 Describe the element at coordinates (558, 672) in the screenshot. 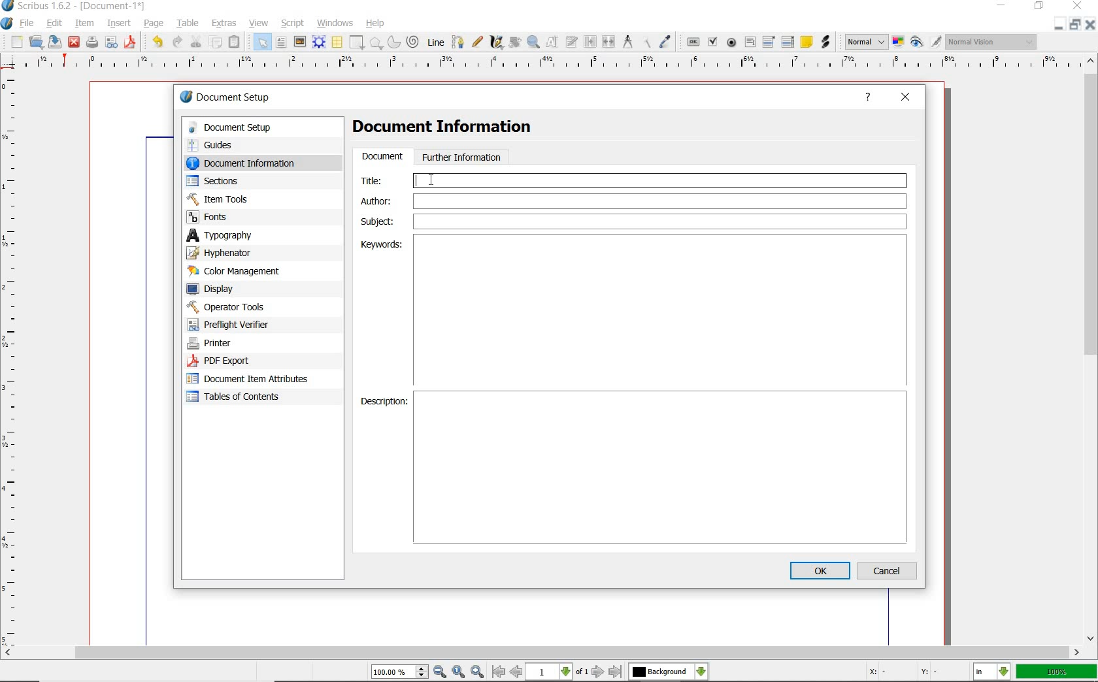

I see `move to next or previous page` at that location.